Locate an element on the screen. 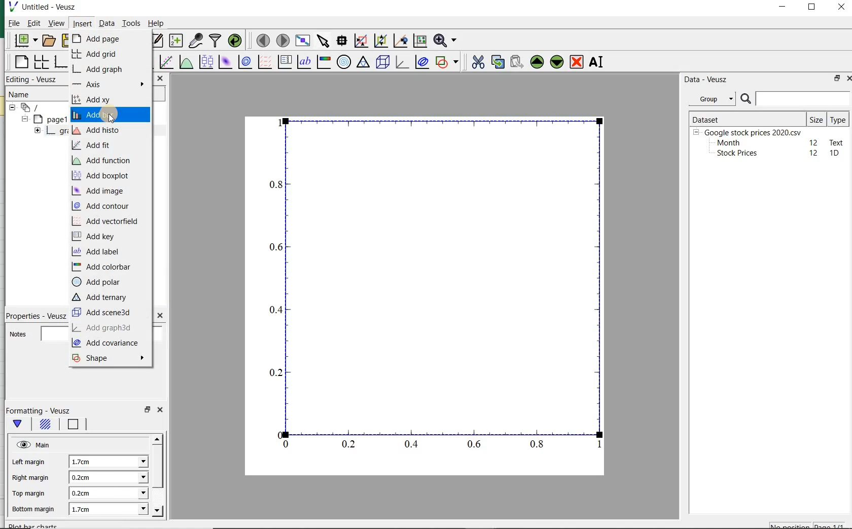 The height and width of the screenshot is (529, 852). graph is located at coordinates (434, 285).